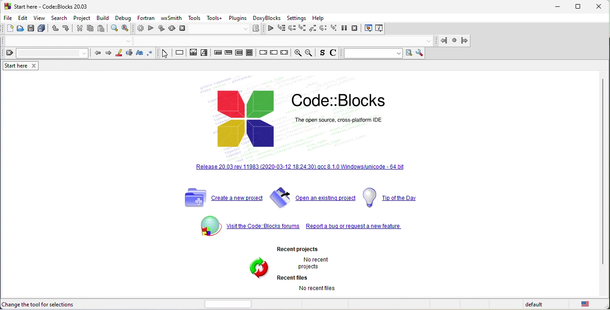  What do you see at coordinates (115, 30) in the screenshot?
I see `find` at bounding box center [115, 30].